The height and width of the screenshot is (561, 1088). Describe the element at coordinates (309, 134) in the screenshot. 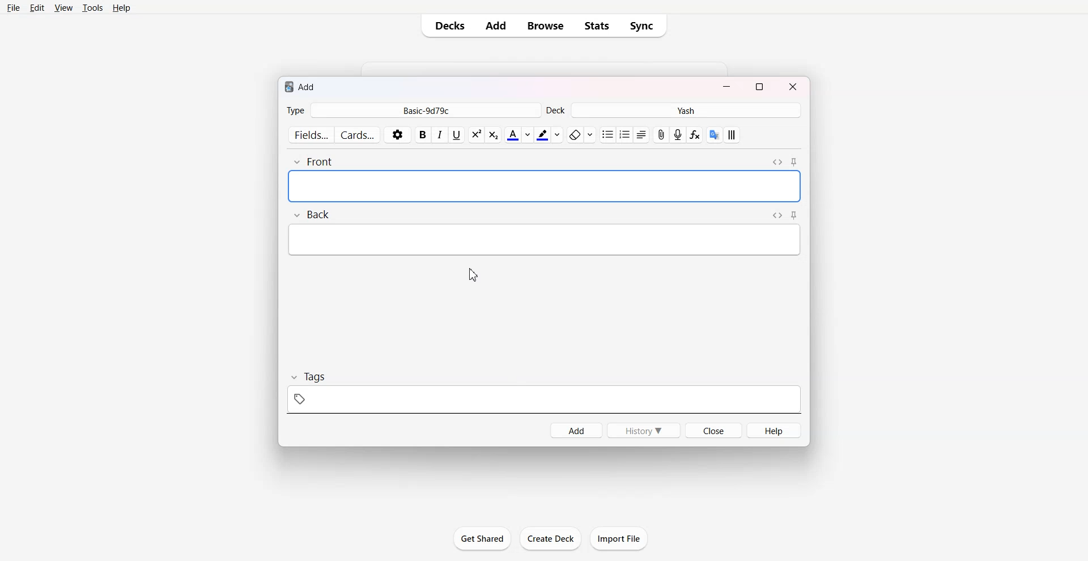

I see `Fields` at that location.